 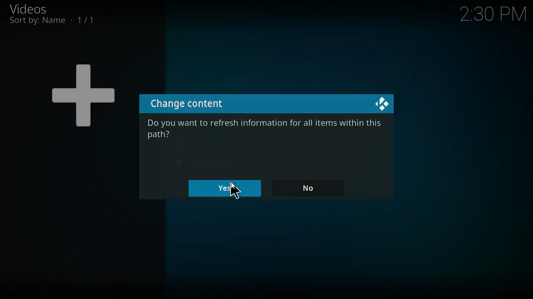 I want to click on videos, so click(x=37, y=9).